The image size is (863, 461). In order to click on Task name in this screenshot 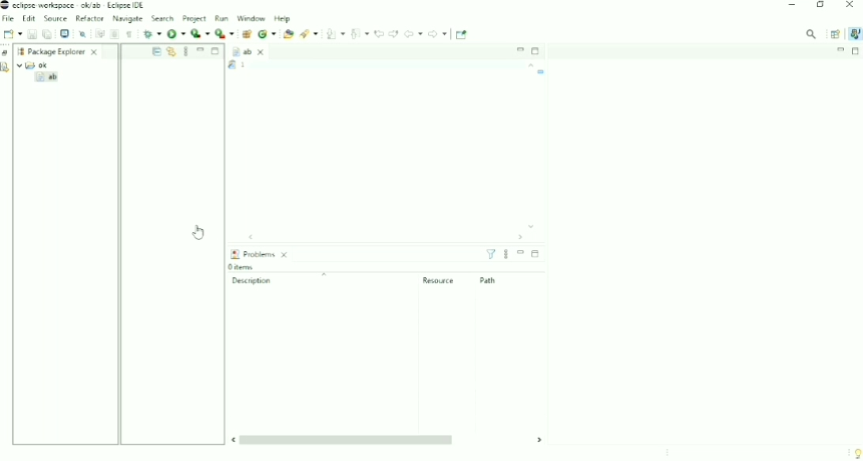, I will do `click(542, 72)`.